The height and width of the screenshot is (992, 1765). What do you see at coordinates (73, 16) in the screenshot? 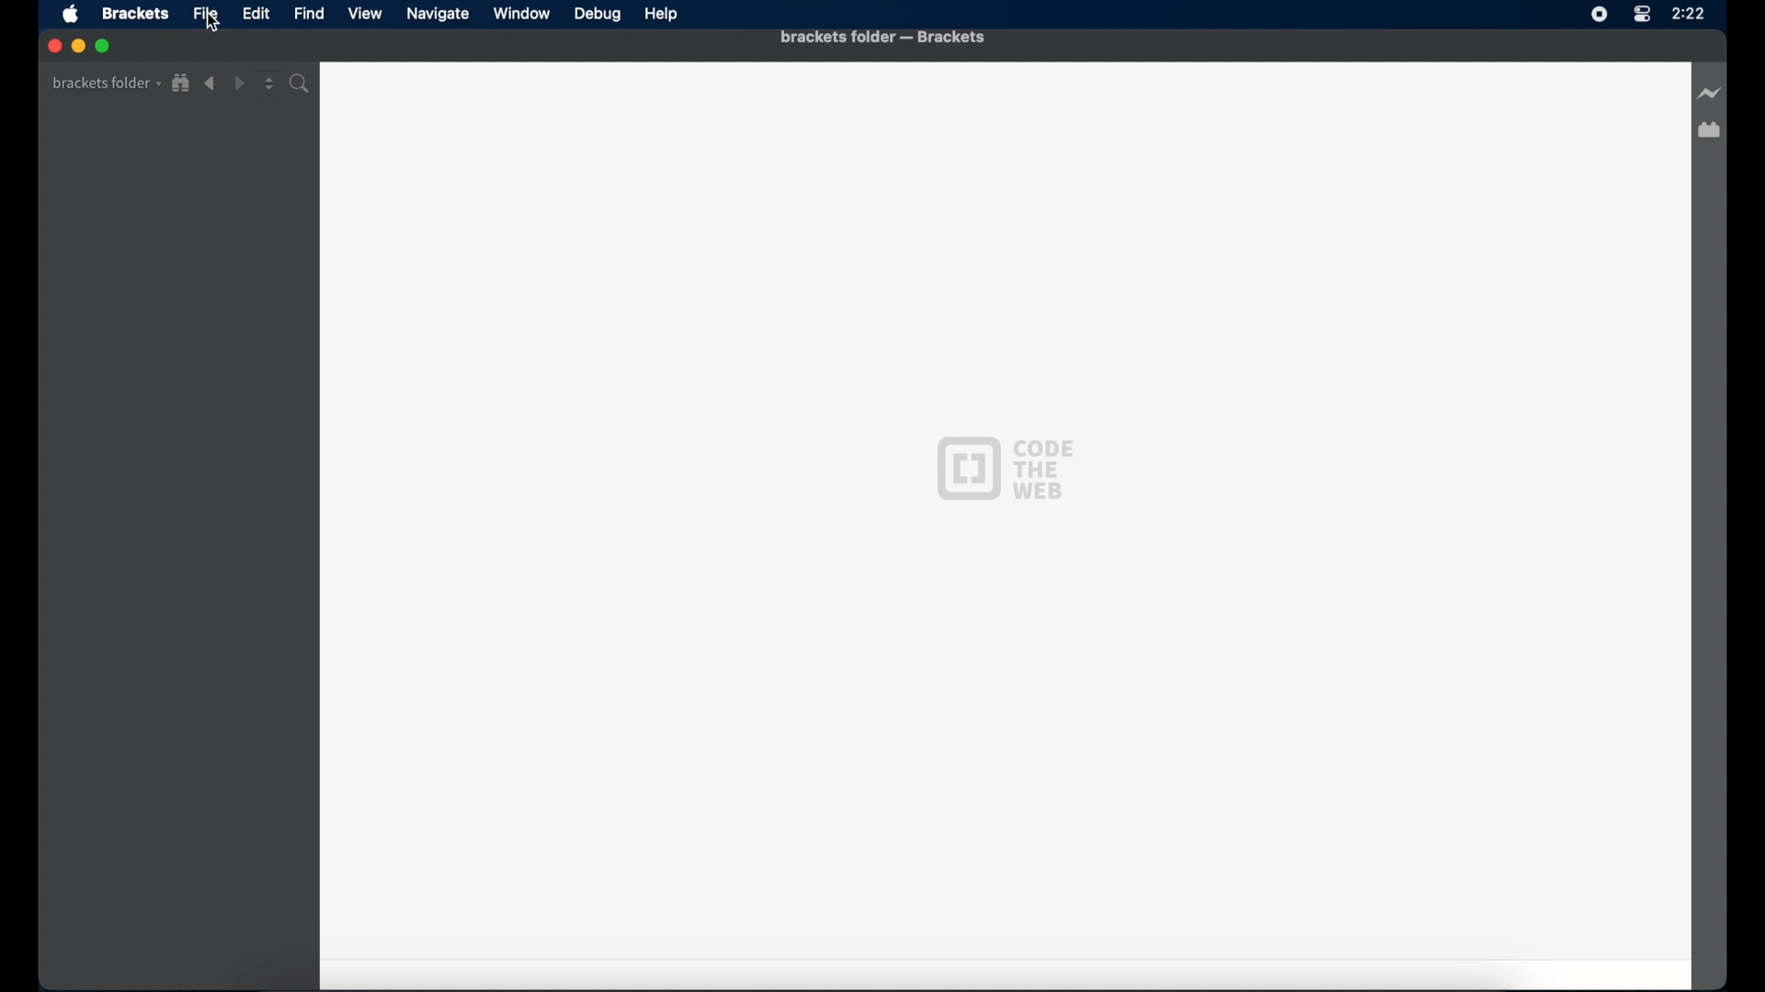
I see `apple icon` at bounding box center [73, 16].